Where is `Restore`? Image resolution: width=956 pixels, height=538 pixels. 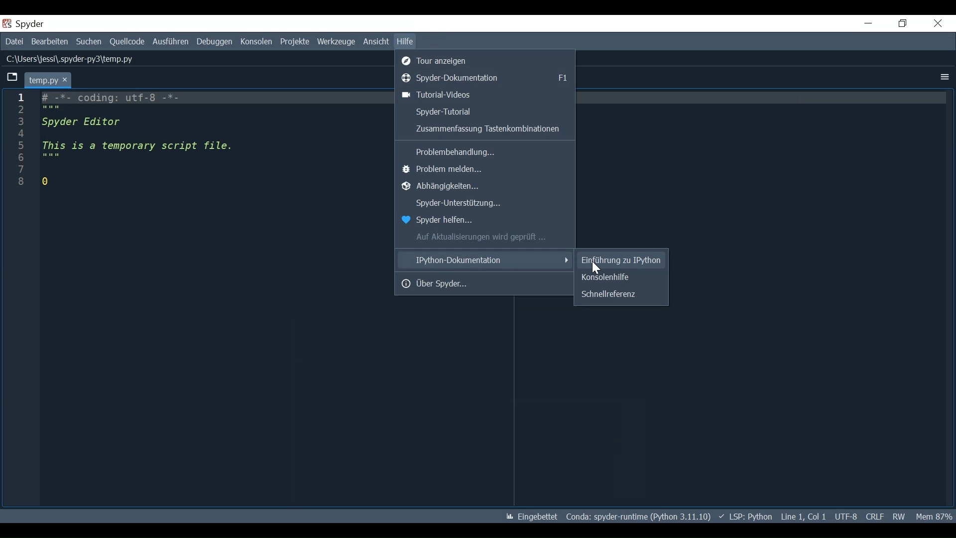
Restore is located at coordinates (904, 24).